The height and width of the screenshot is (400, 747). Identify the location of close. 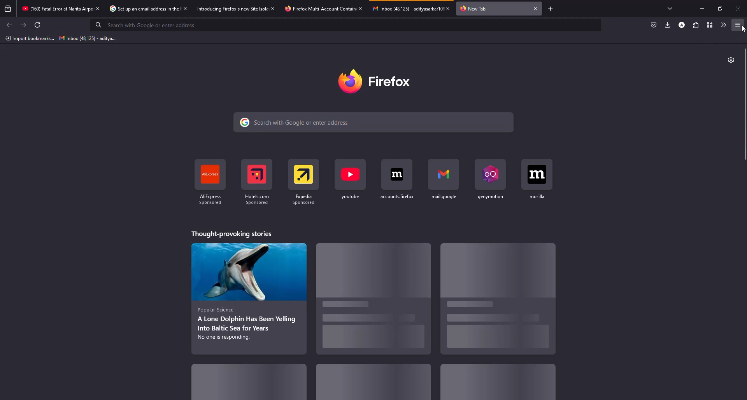
(274, 8).